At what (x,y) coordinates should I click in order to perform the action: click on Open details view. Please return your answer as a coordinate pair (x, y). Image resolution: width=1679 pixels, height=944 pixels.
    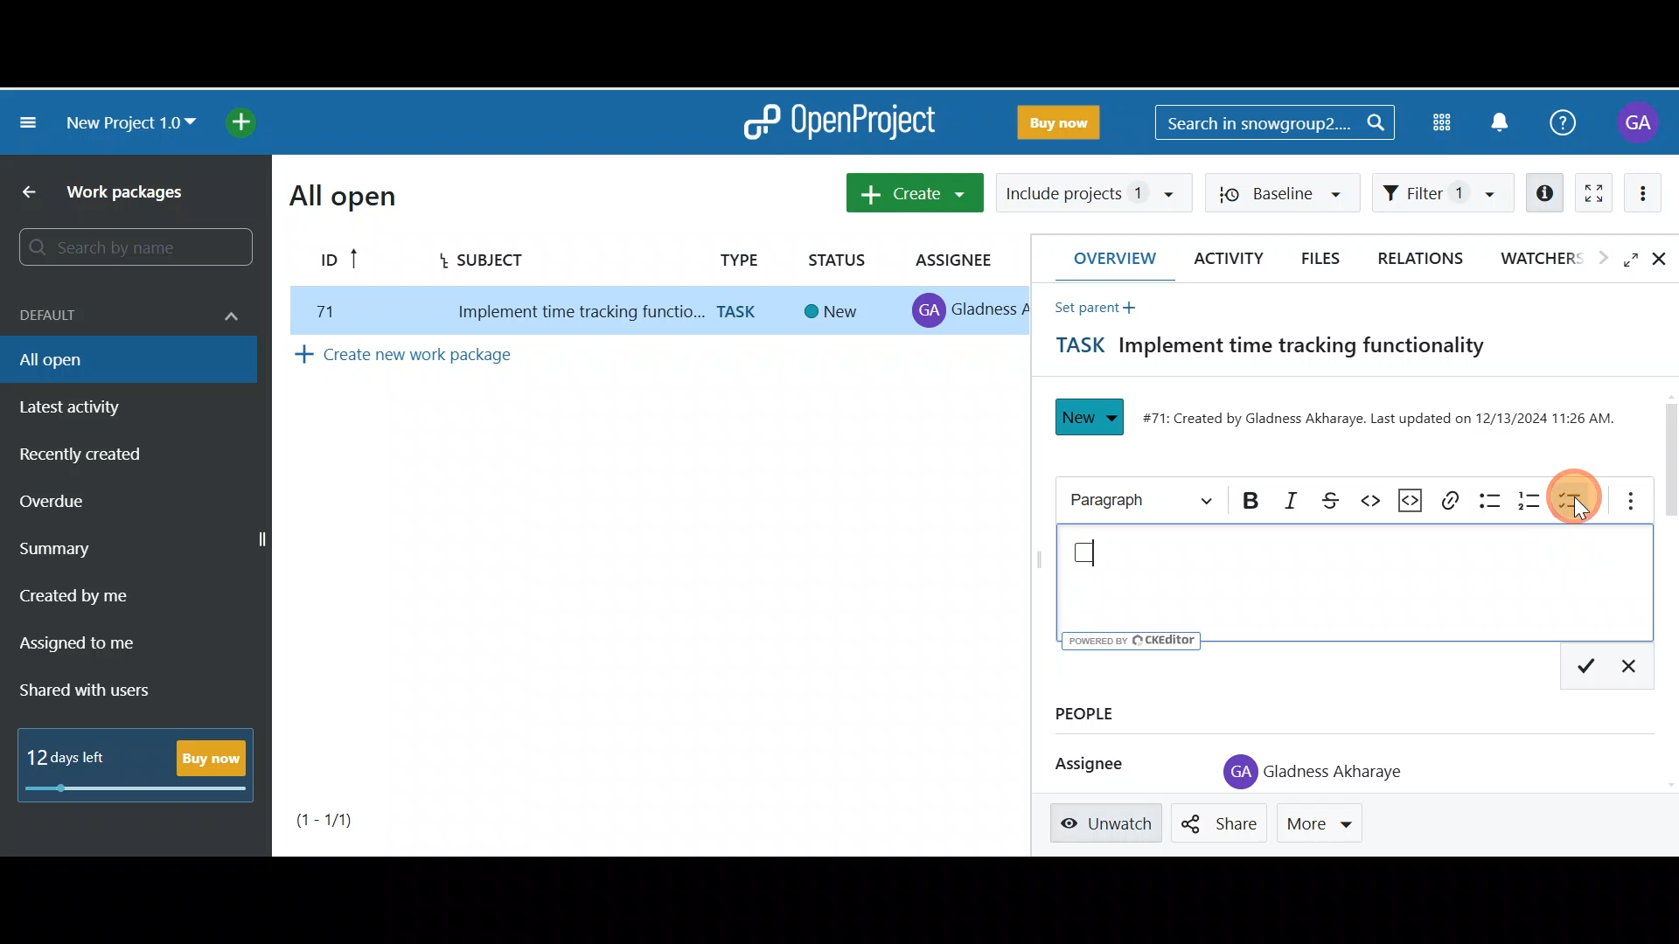
    Looking at the image, I should click on (1542, 191).